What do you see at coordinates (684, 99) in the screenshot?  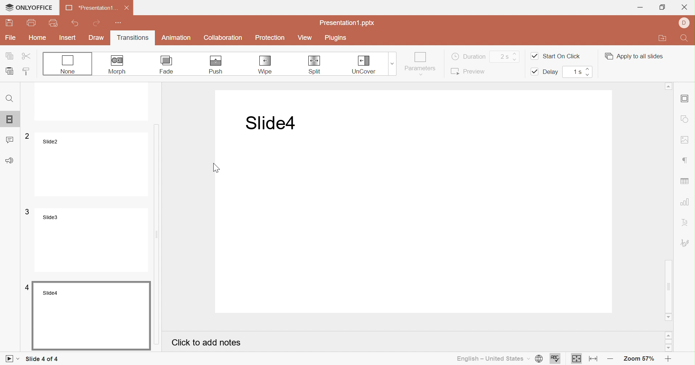 I see `Slide settings` at bounding box center [684, 99].